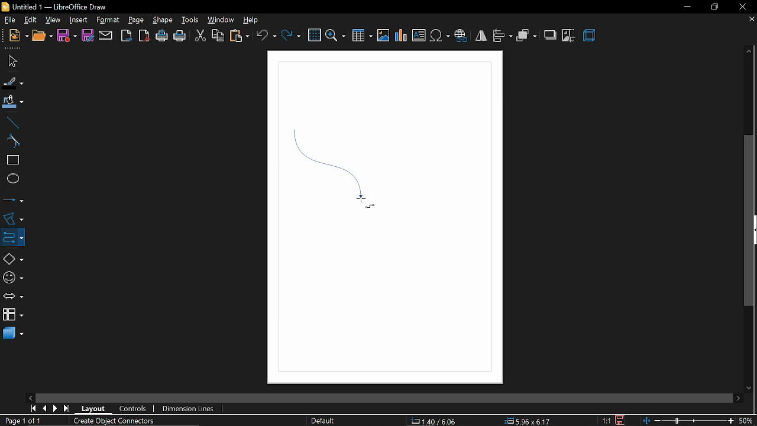  I want to click on open, so click(41, 37).